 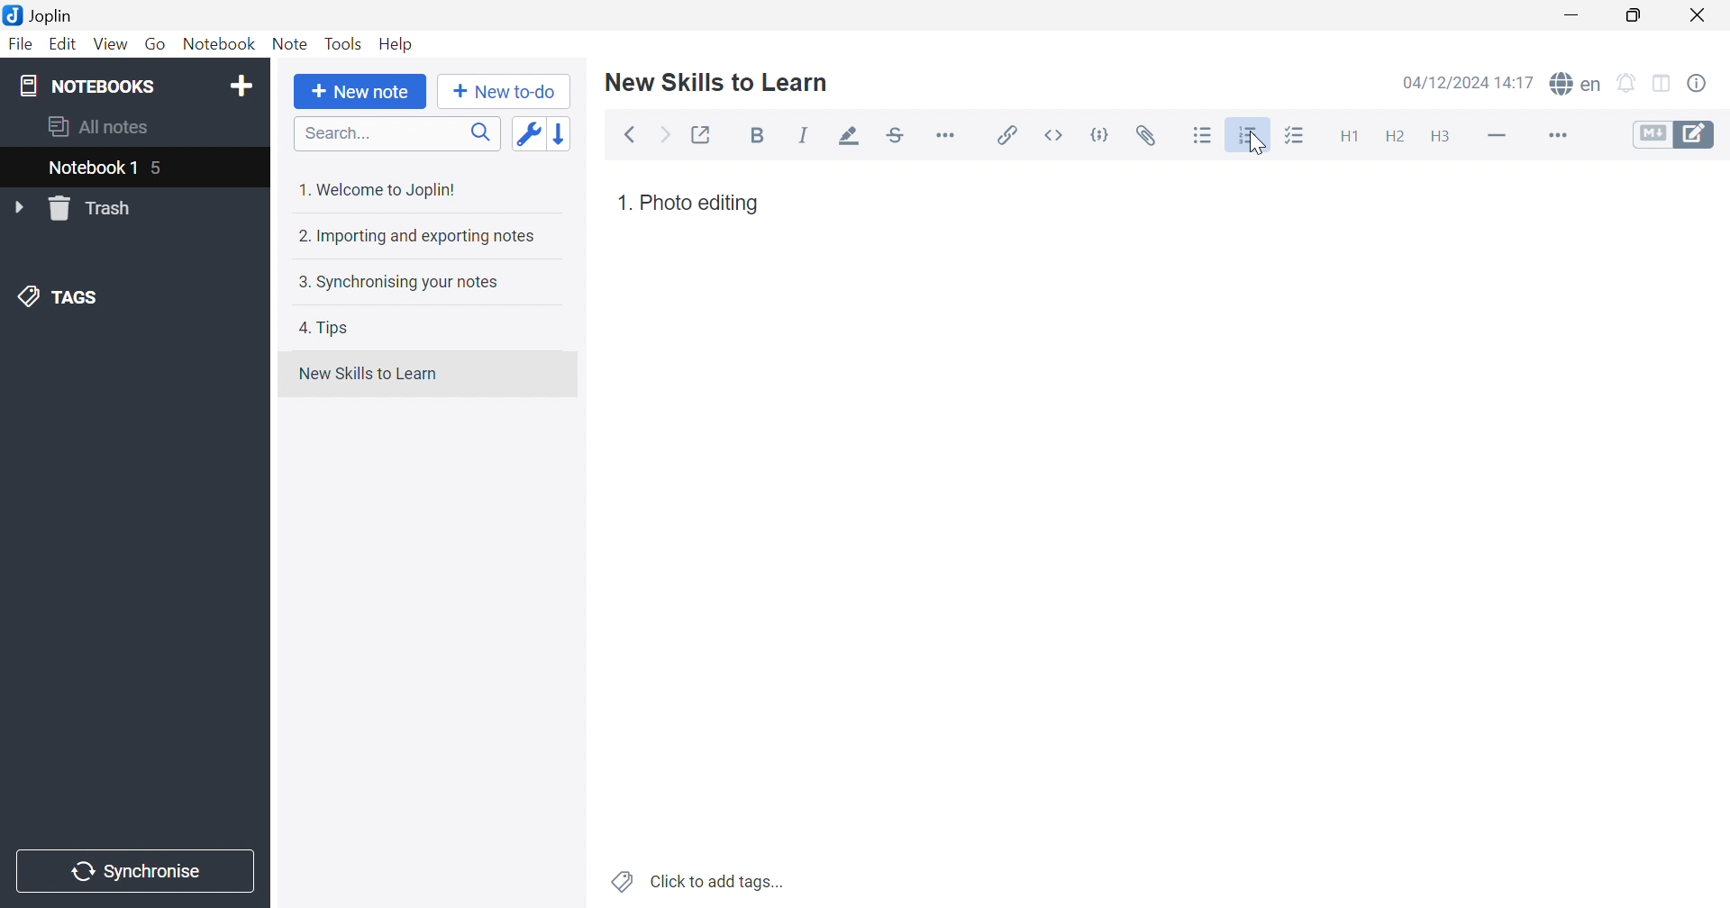 What do you see at coordinates (1698, 16) in the screenshot?
I see `Close` at bounding box center [1698, 16].